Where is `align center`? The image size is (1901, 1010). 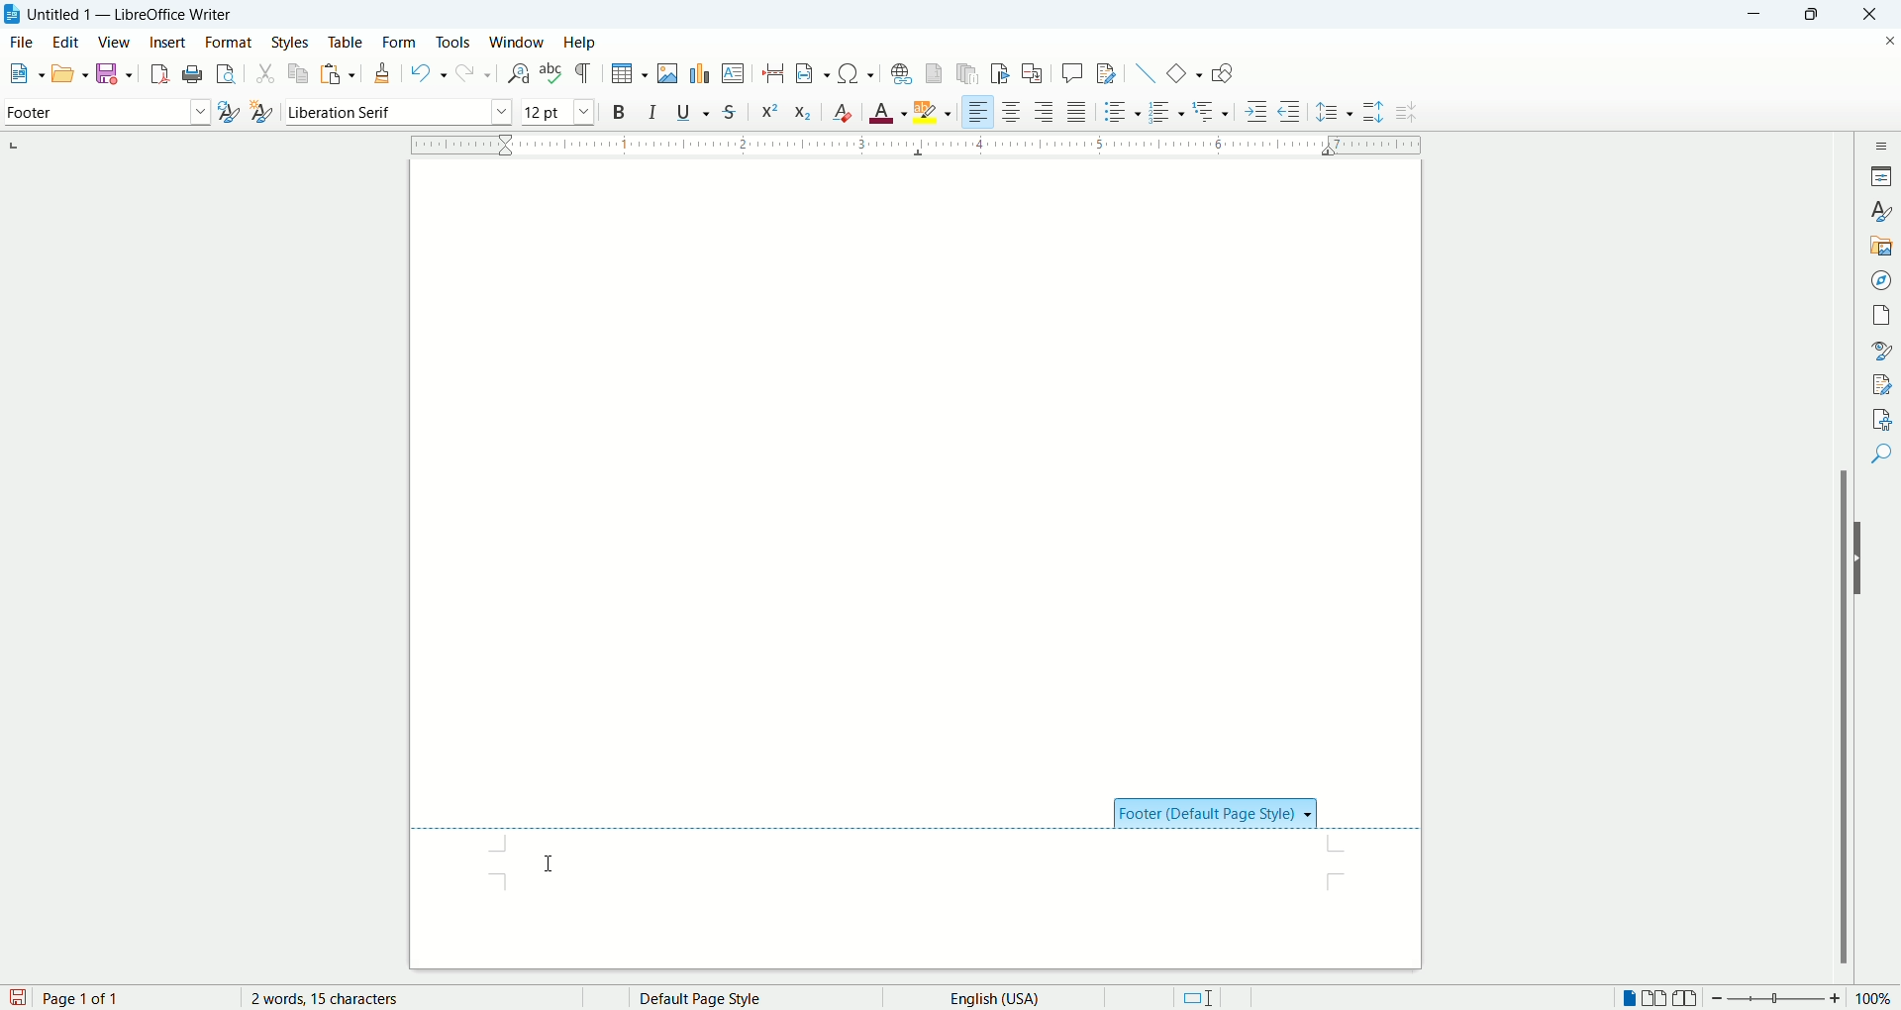 align center is located at coordinates (1017, 113).